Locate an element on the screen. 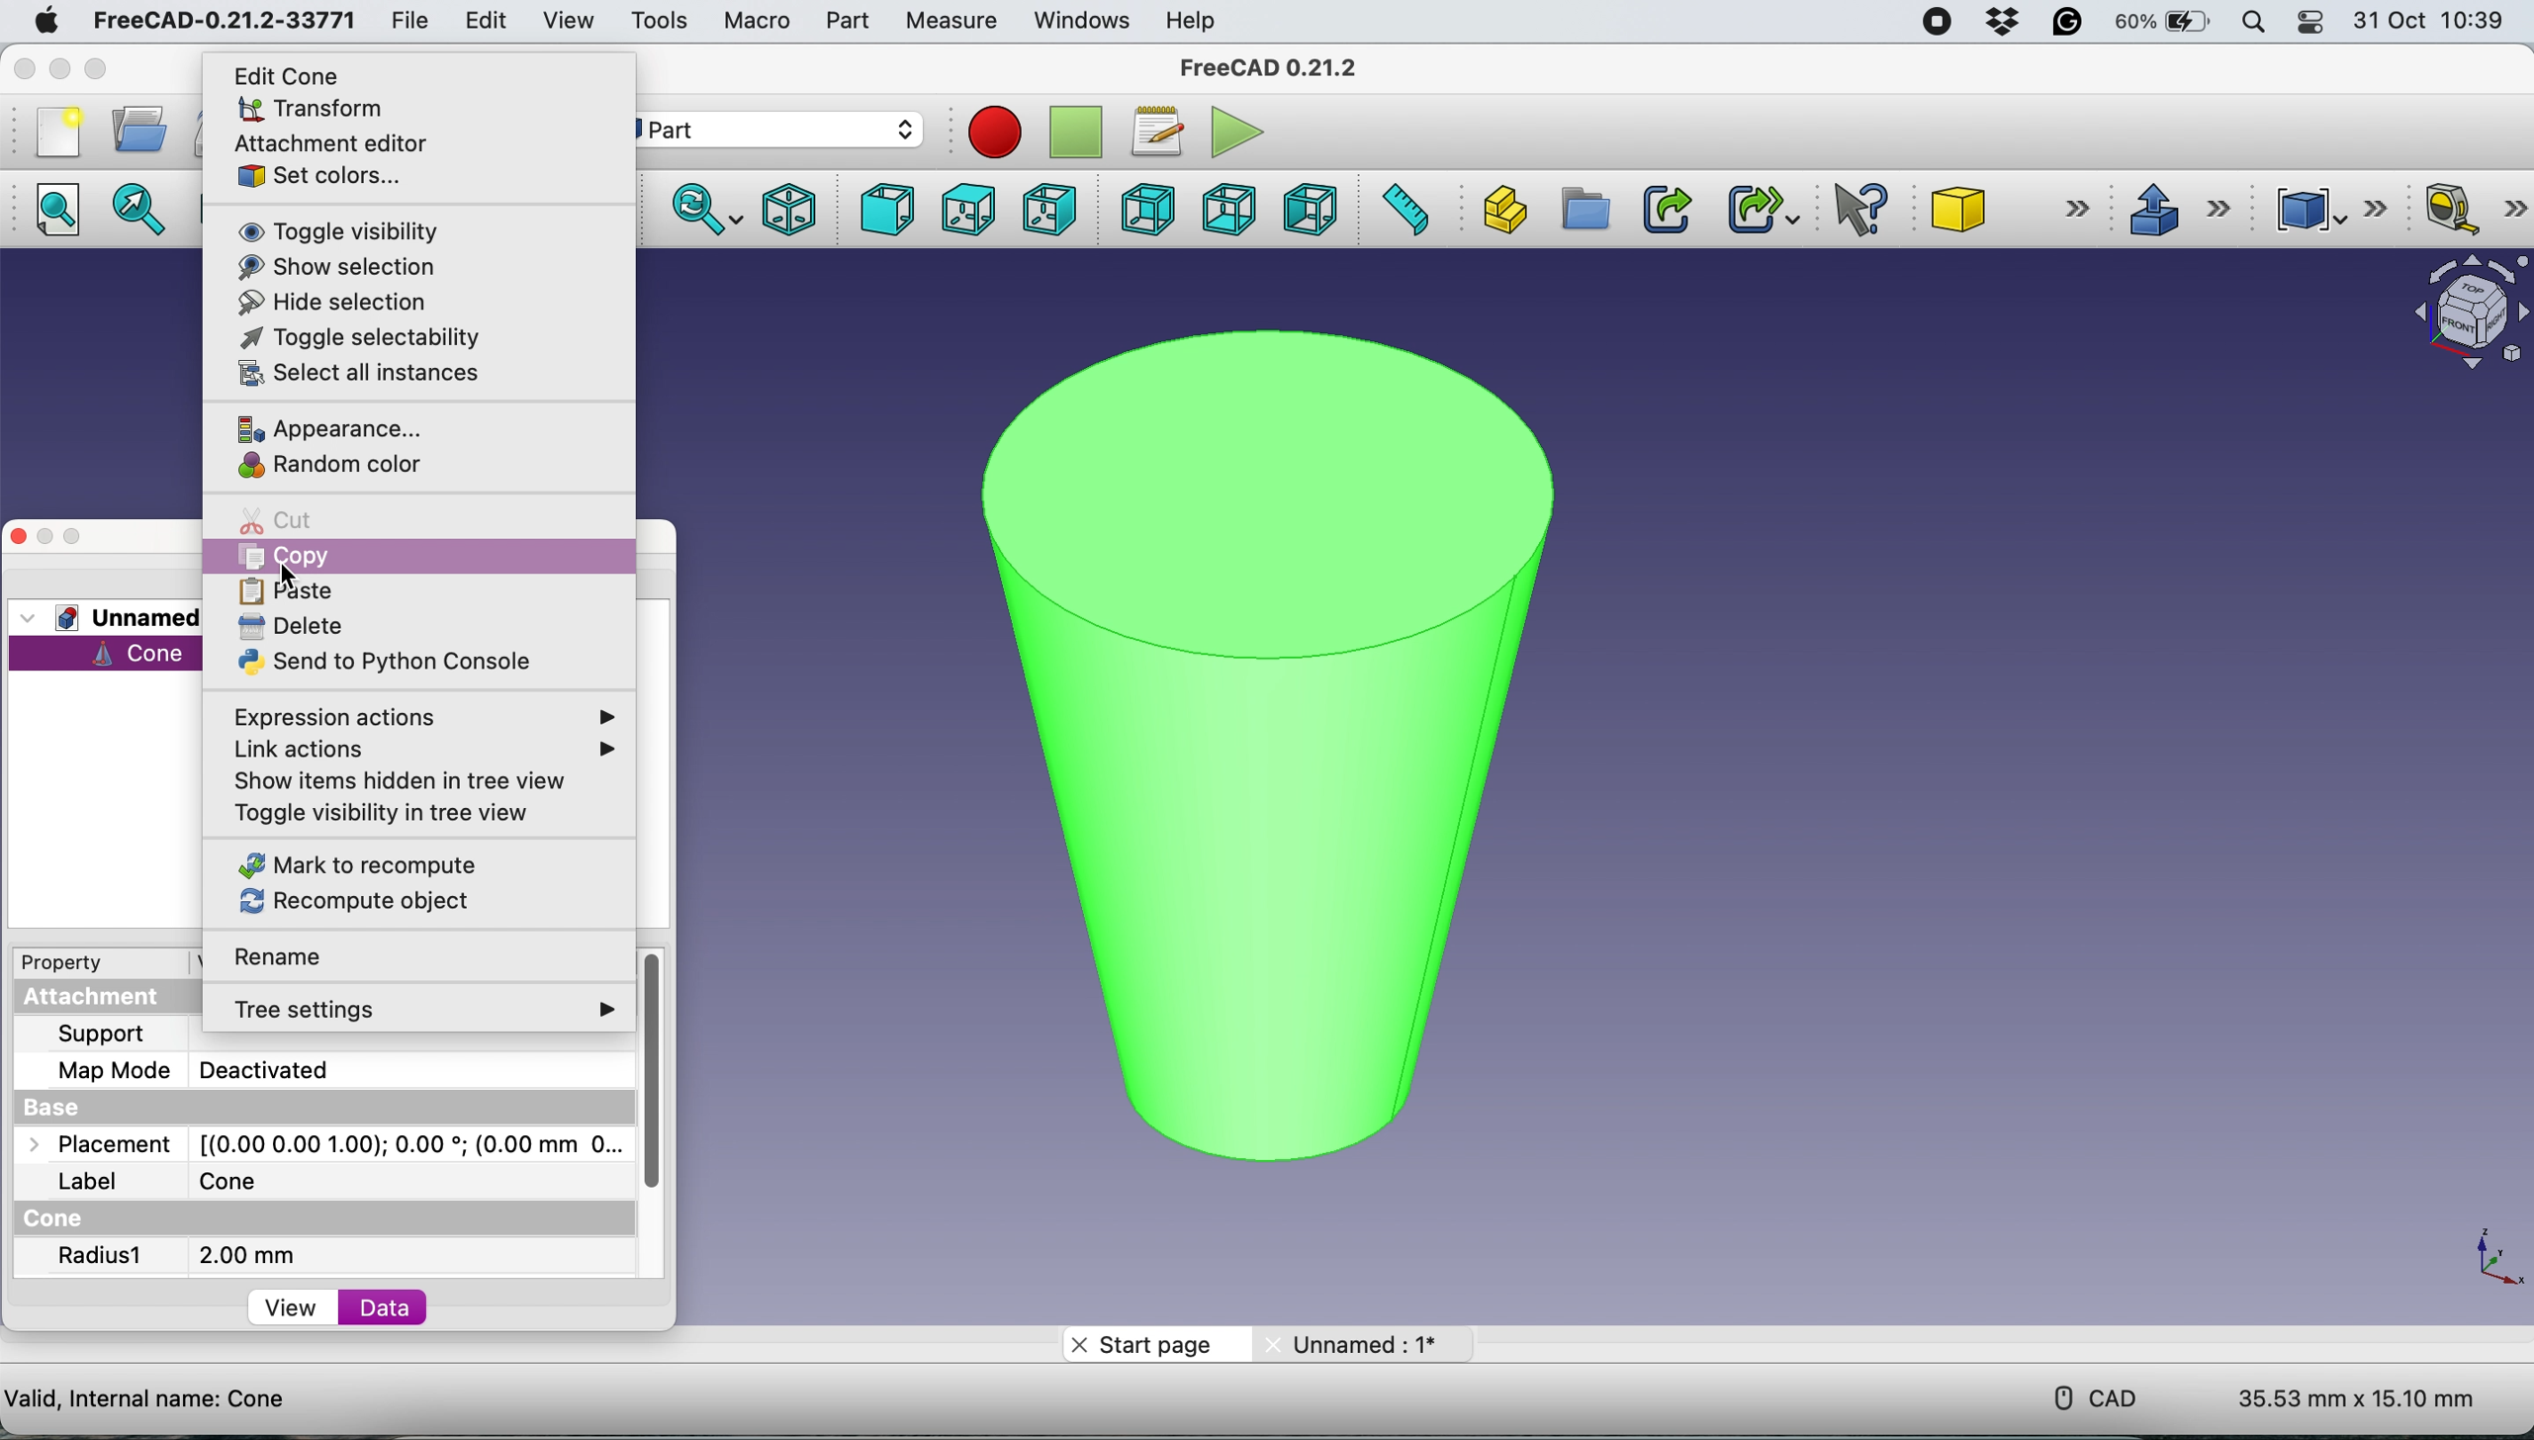  toggle visibility is located at coordinates (334, 230).